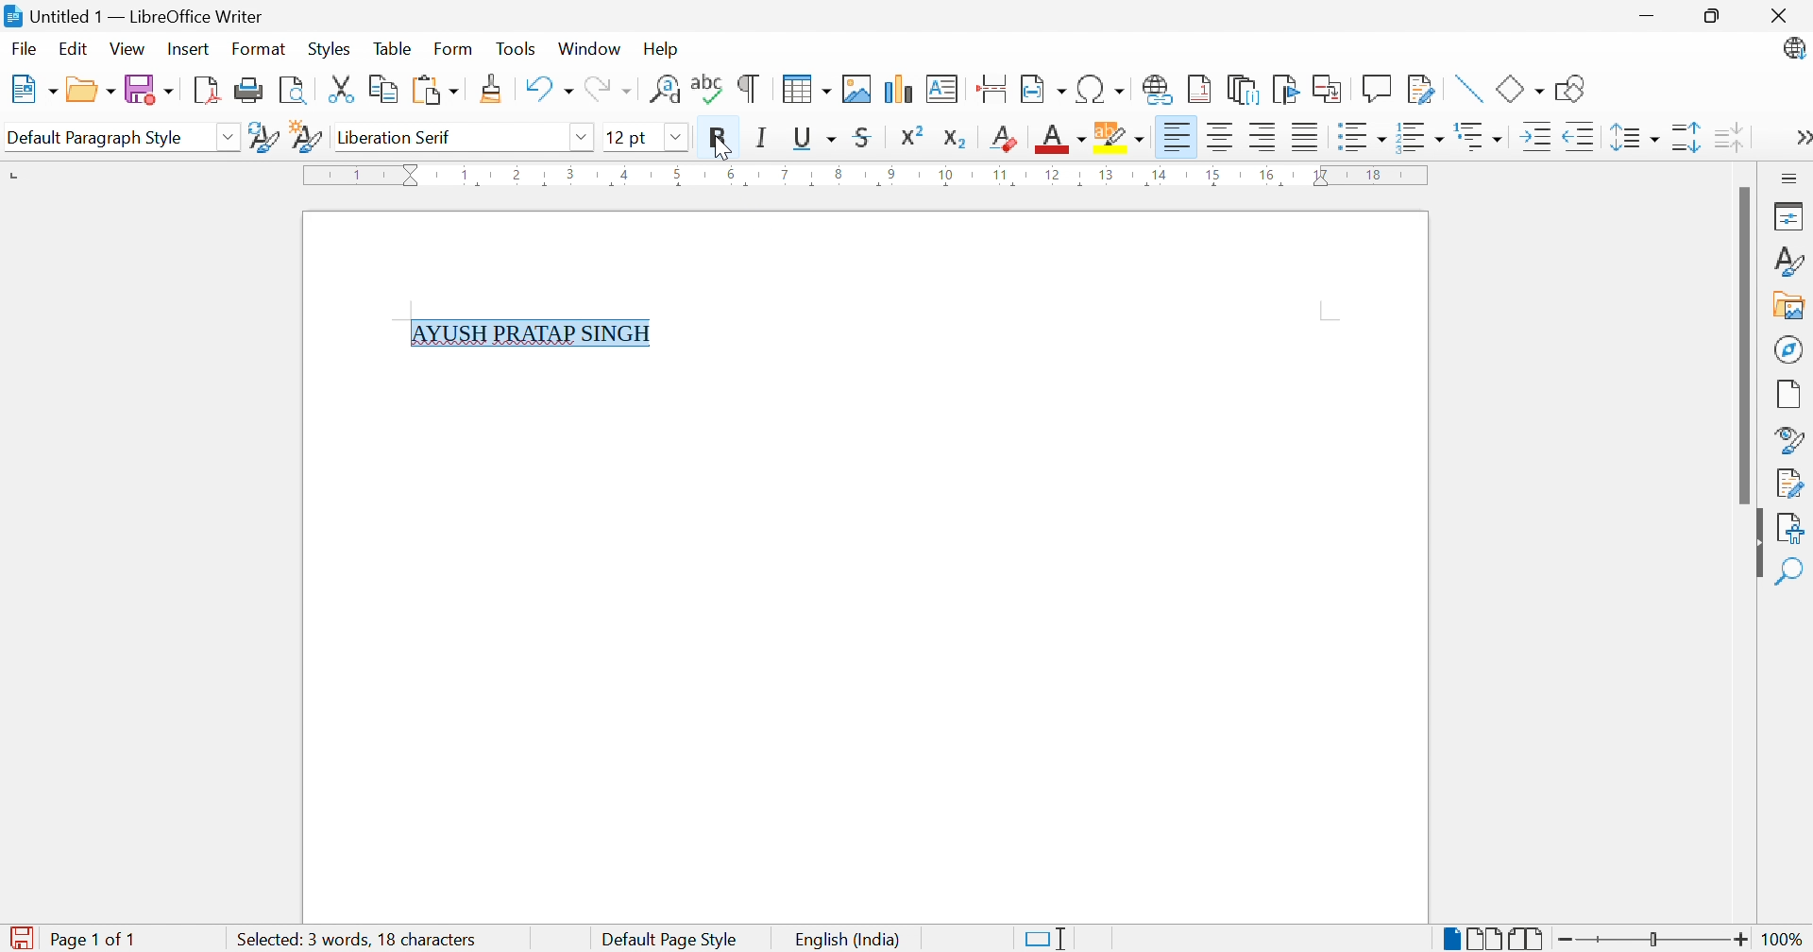 Image resolution: width=1813 pixels, height=952 pixels. Describe the element at coordinates (328, 50) in the screenshot. I see `Styles` at that location.